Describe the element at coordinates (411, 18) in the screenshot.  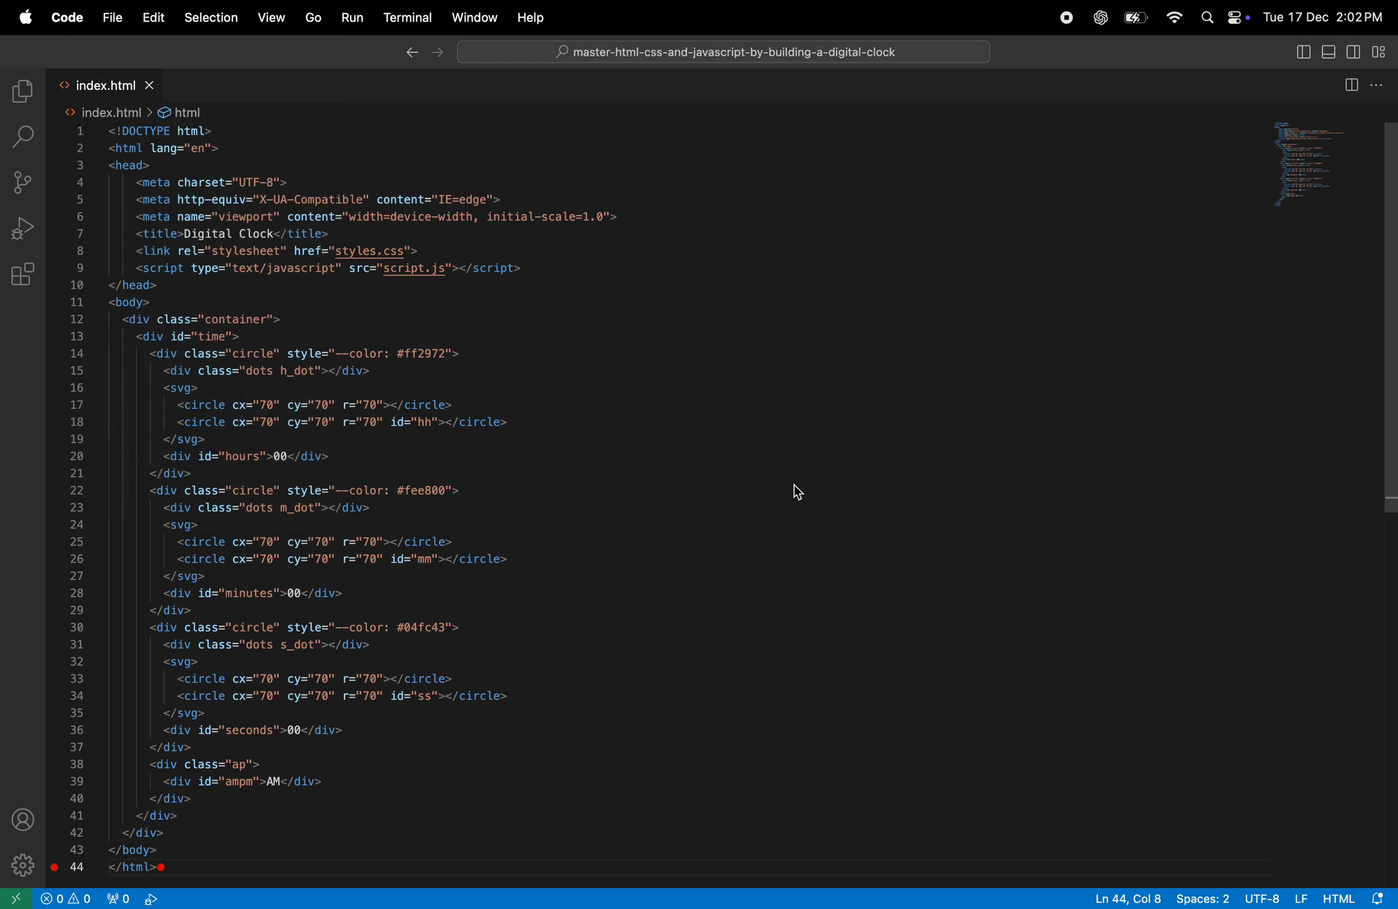
I see `terminal` at that location.